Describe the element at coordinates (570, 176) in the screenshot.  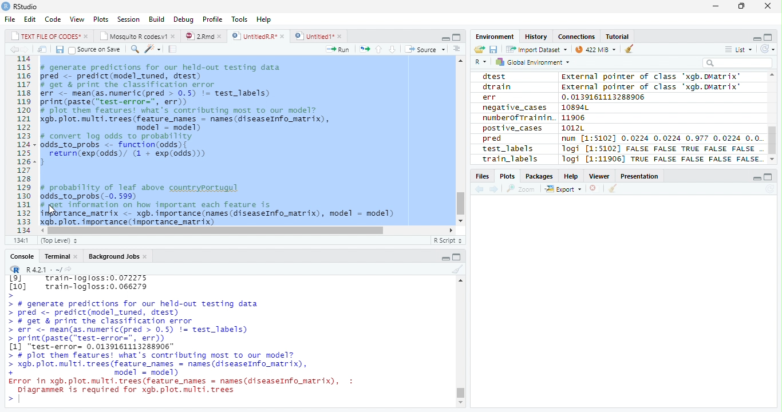
I see `Help` at that location.